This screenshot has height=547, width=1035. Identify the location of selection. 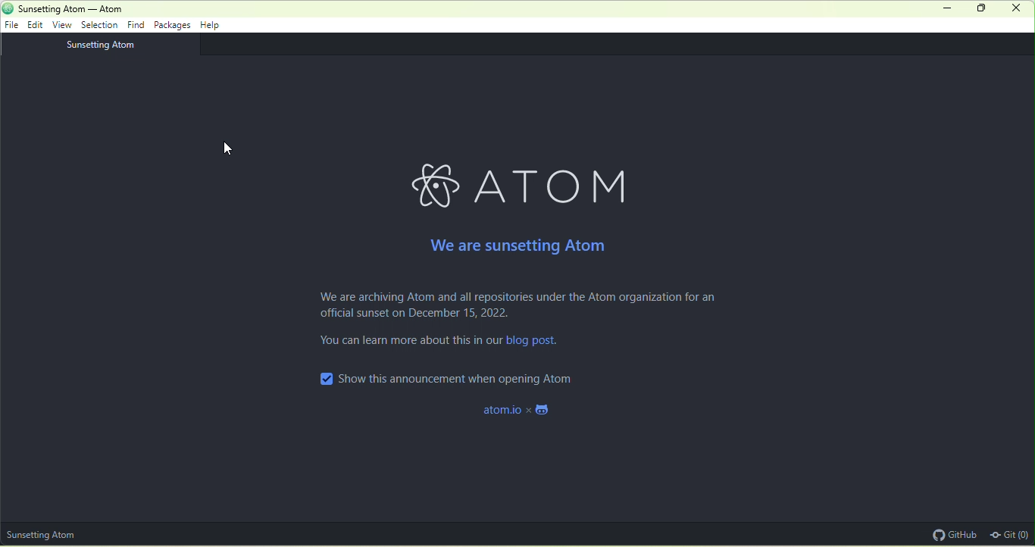
(102, 24).